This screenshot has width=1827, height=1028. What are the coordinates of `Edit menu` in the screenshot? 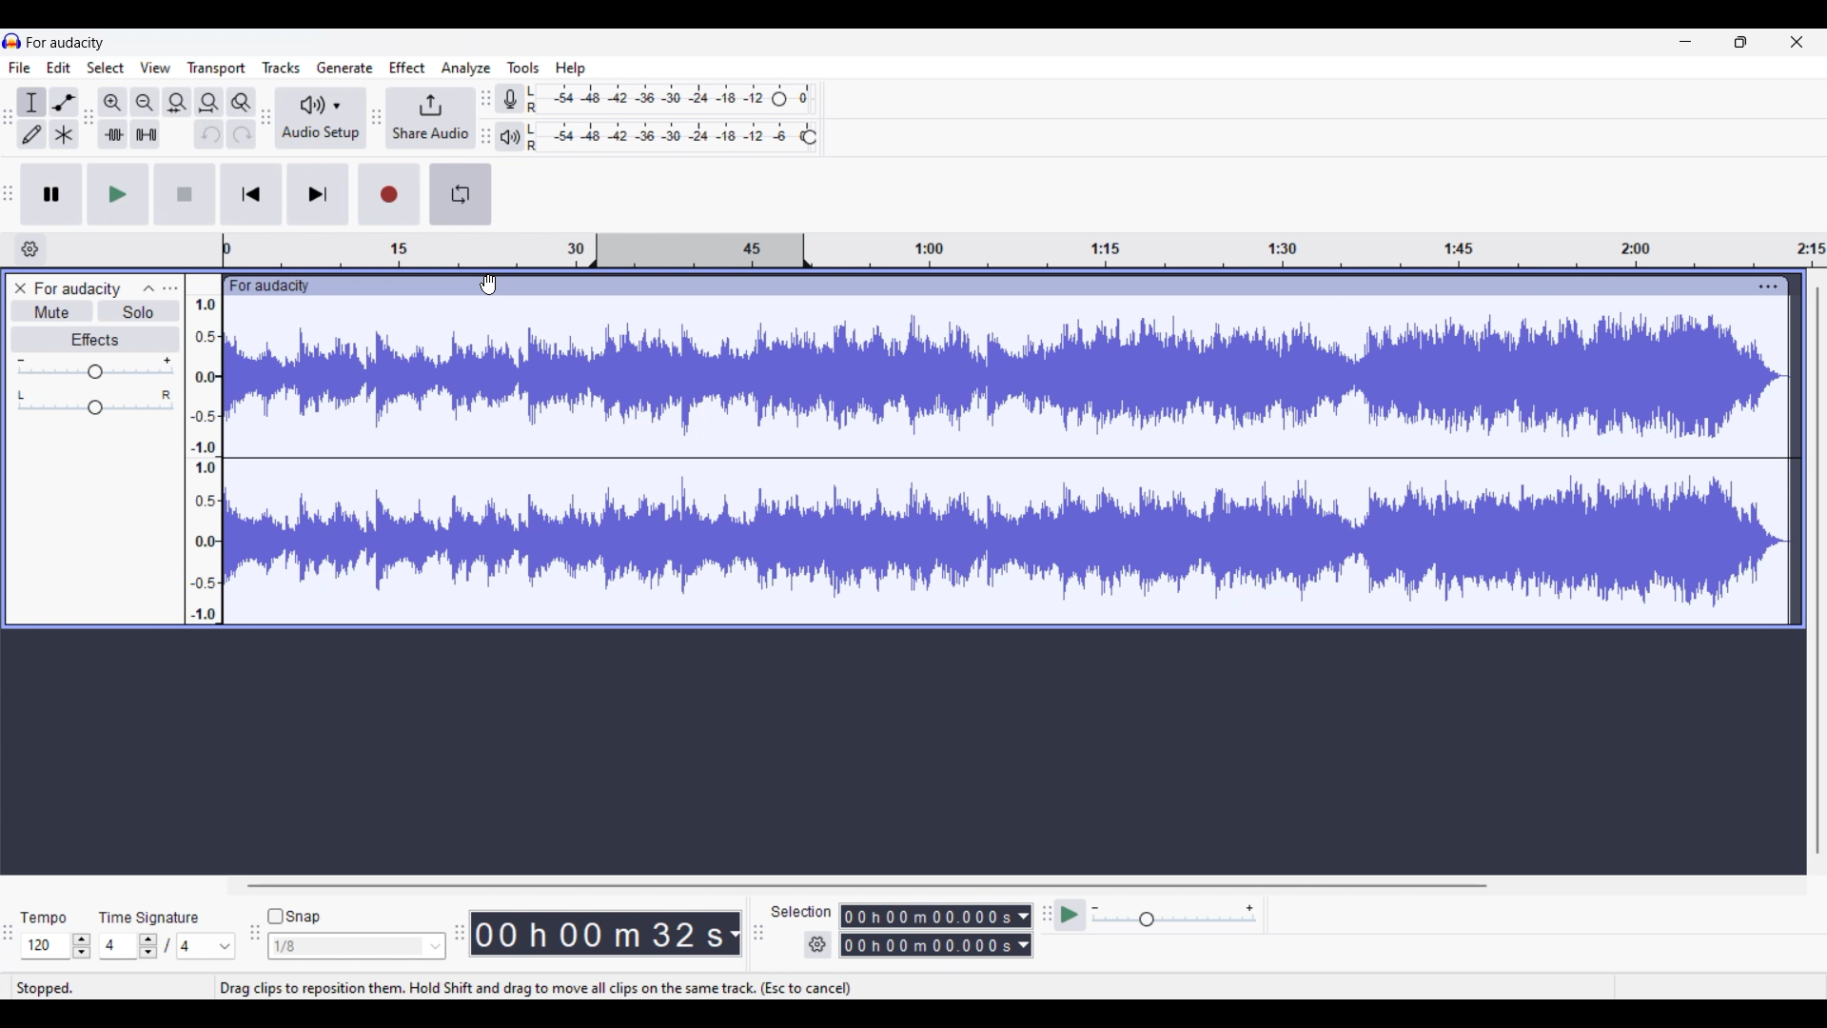 It's located at (59, 68).